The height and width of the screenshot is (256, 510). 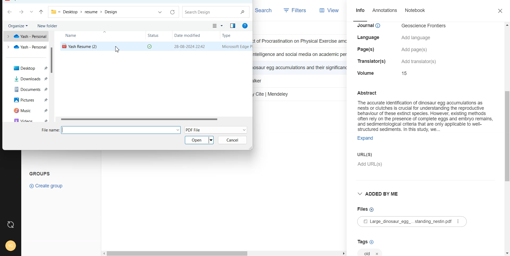 I want to click on Previous file, so click(x=160, y=12).